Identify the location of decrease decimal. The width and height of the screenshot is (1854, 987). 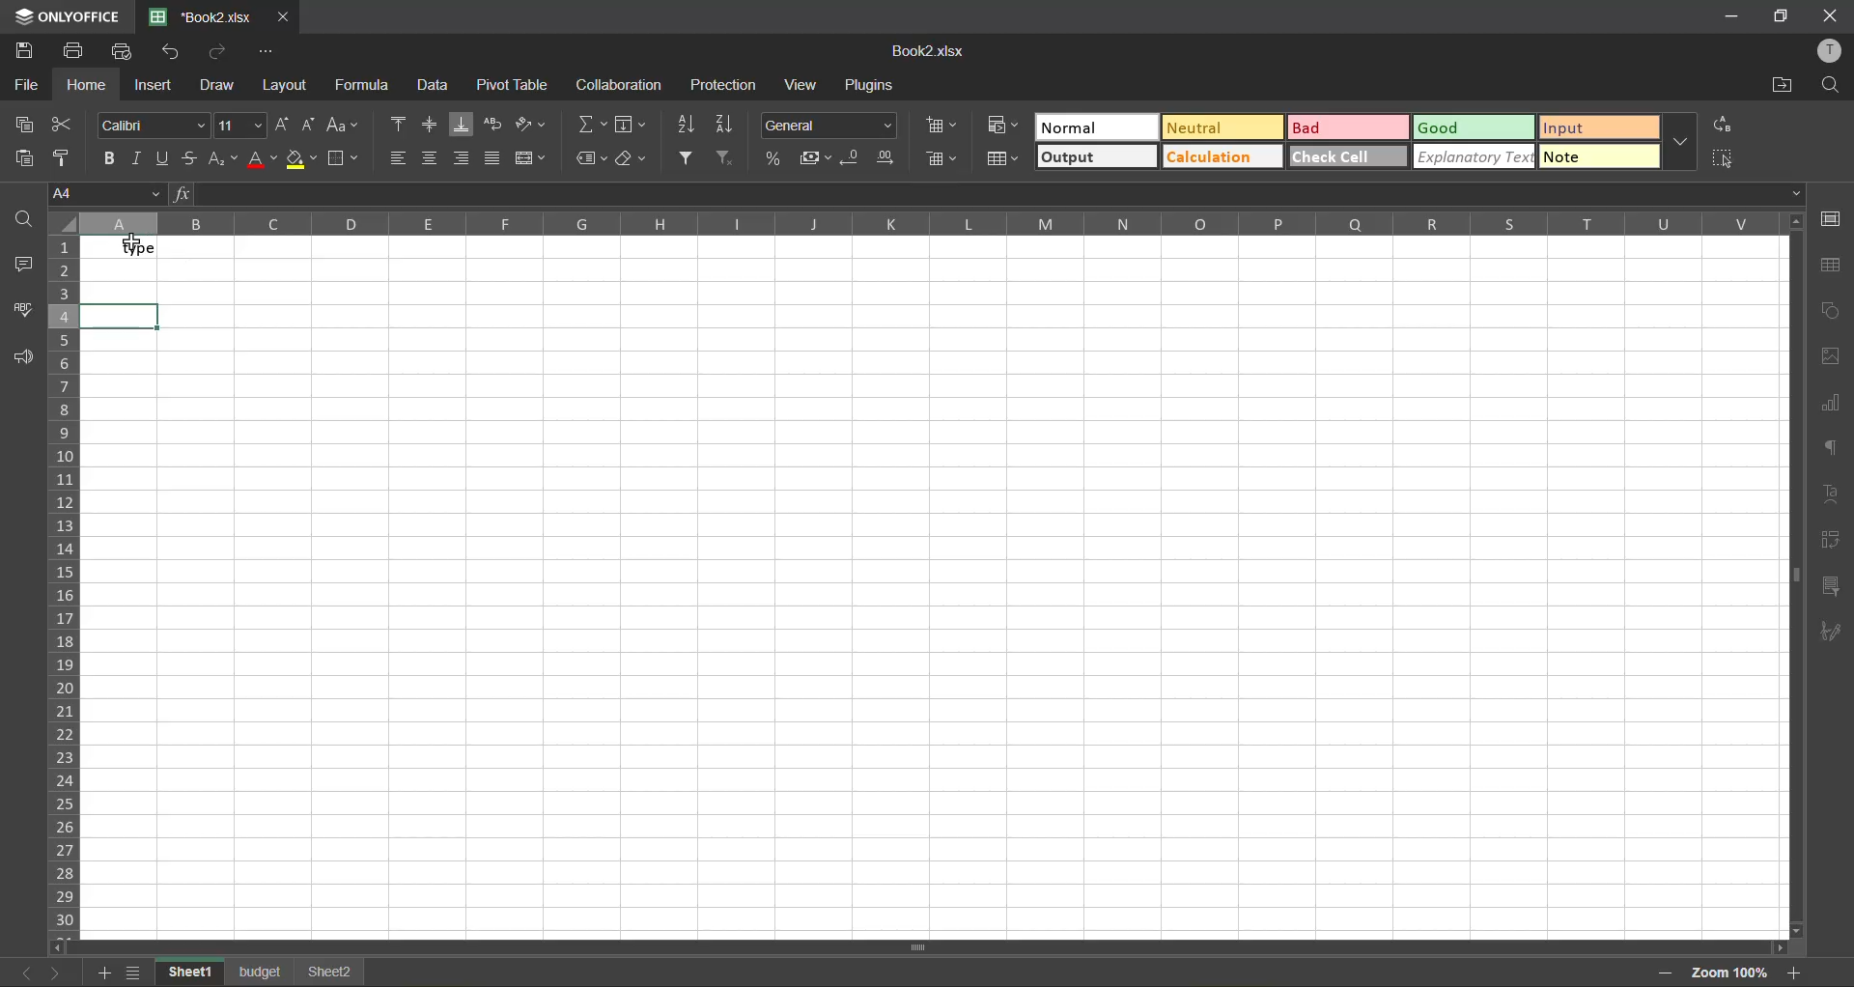
(851, 157).